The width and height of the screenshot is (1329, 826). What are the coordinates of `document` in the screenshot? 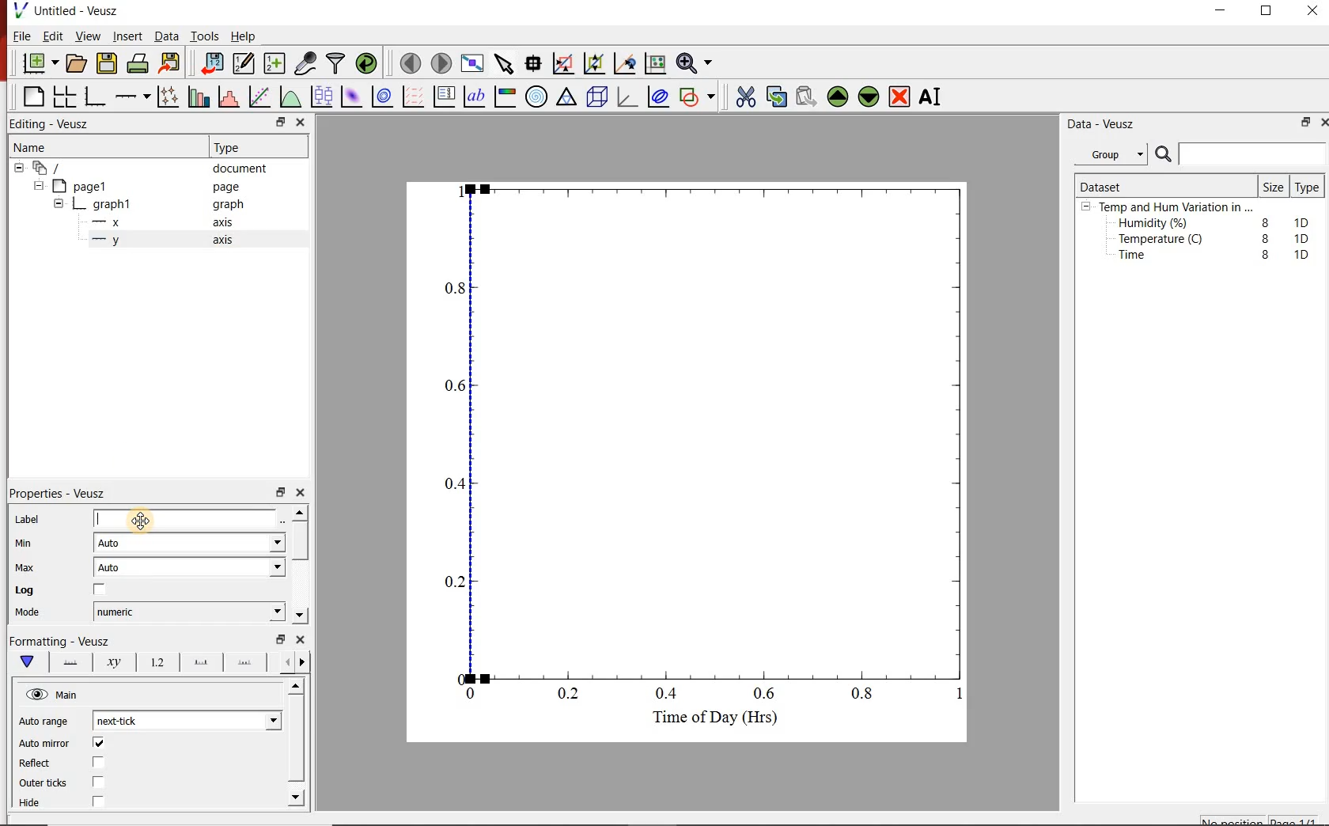 It's located at (245, 169).